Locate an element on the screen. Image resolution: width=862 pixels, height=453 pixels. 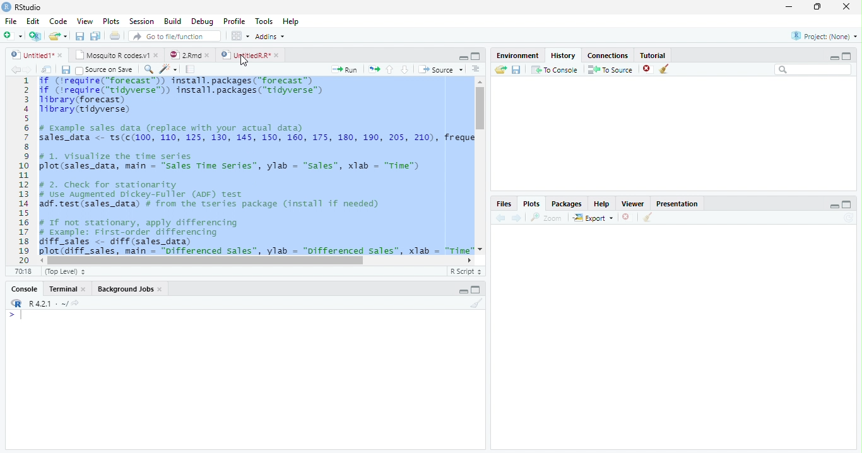
Save is located at coordinates (79, 35).